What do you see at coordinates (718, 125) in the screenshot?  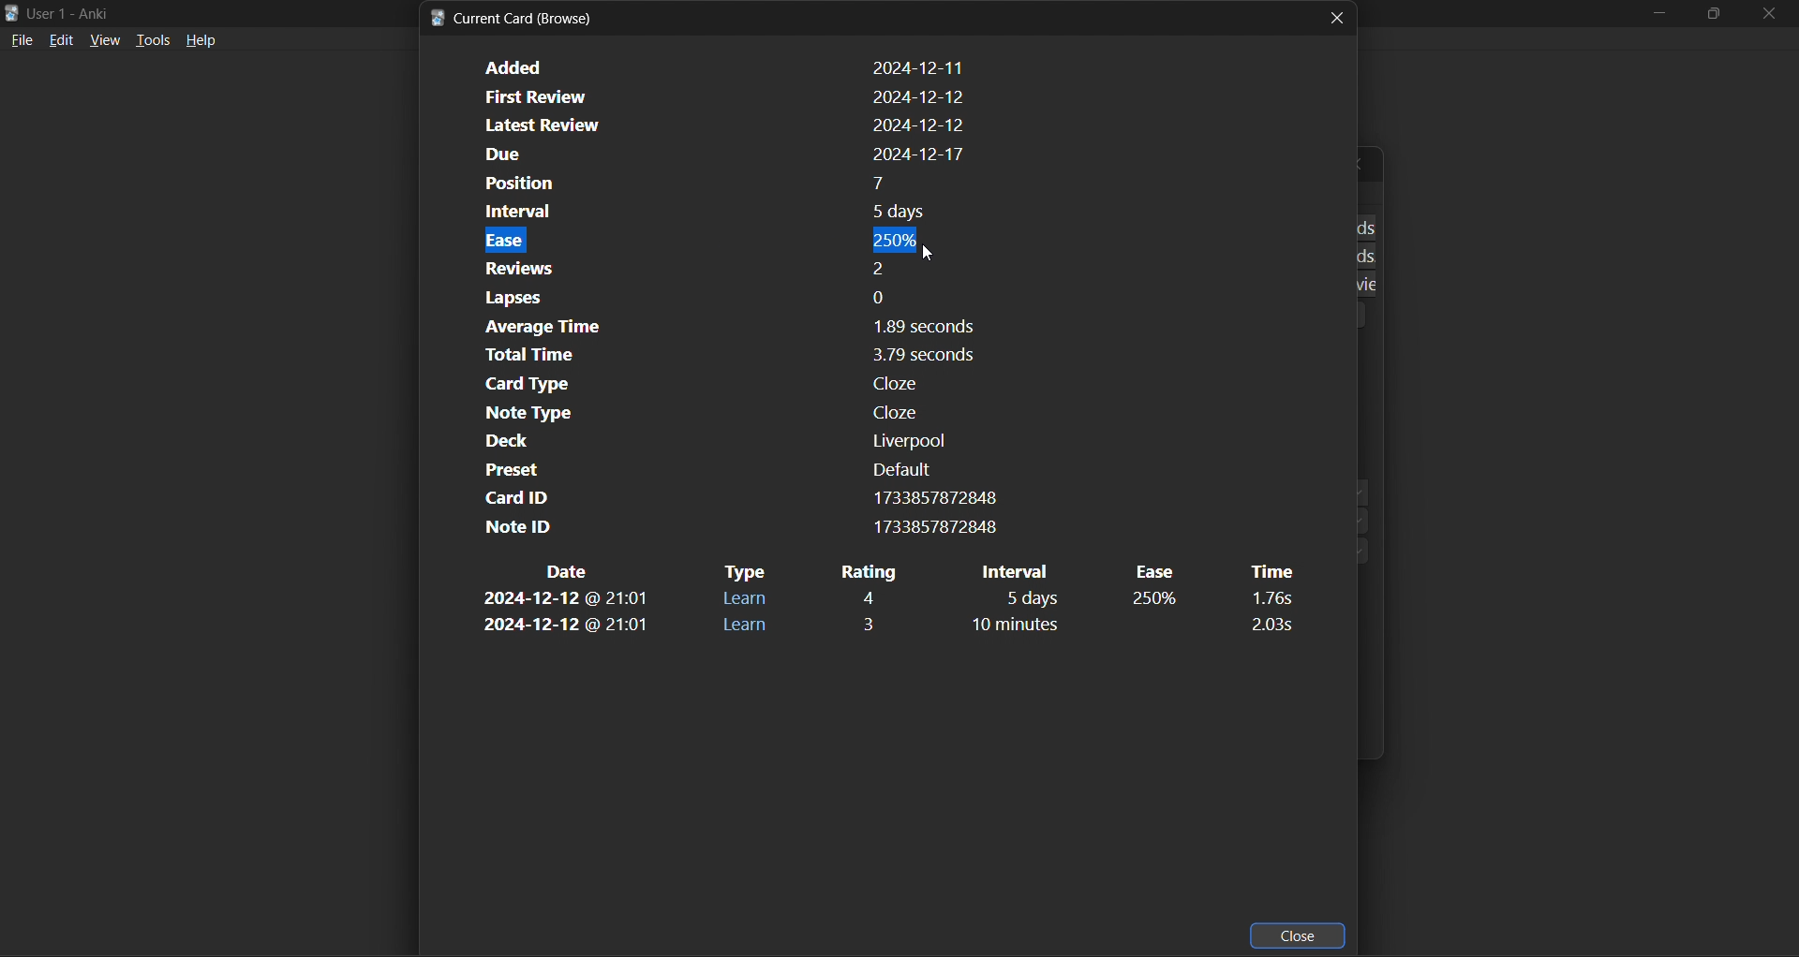 I see `card latest review date` at bounding box center [718, 125].